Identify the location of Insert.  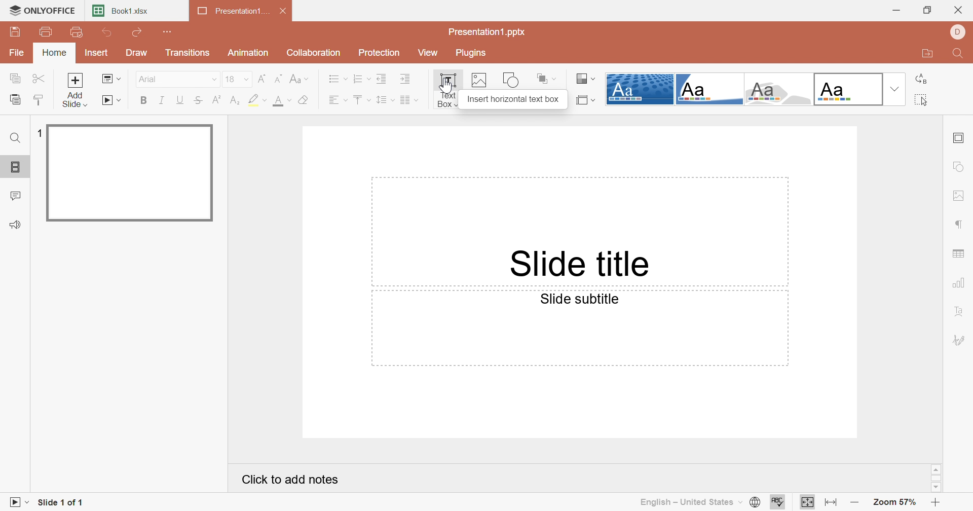
(95, 52).